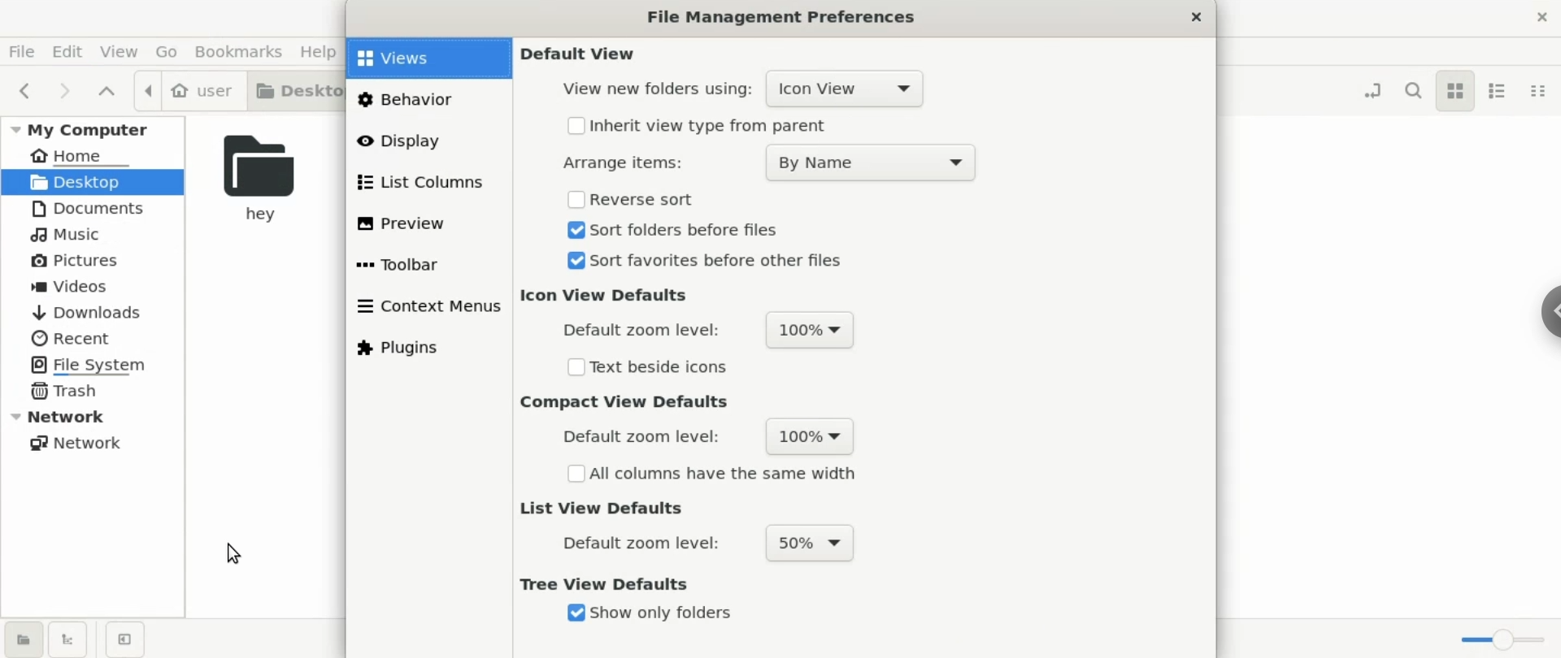 This screenshot has width=1561, height=658. Describe the element at coordinates (23, 52) in the screenshot. I see `file ` at that location.